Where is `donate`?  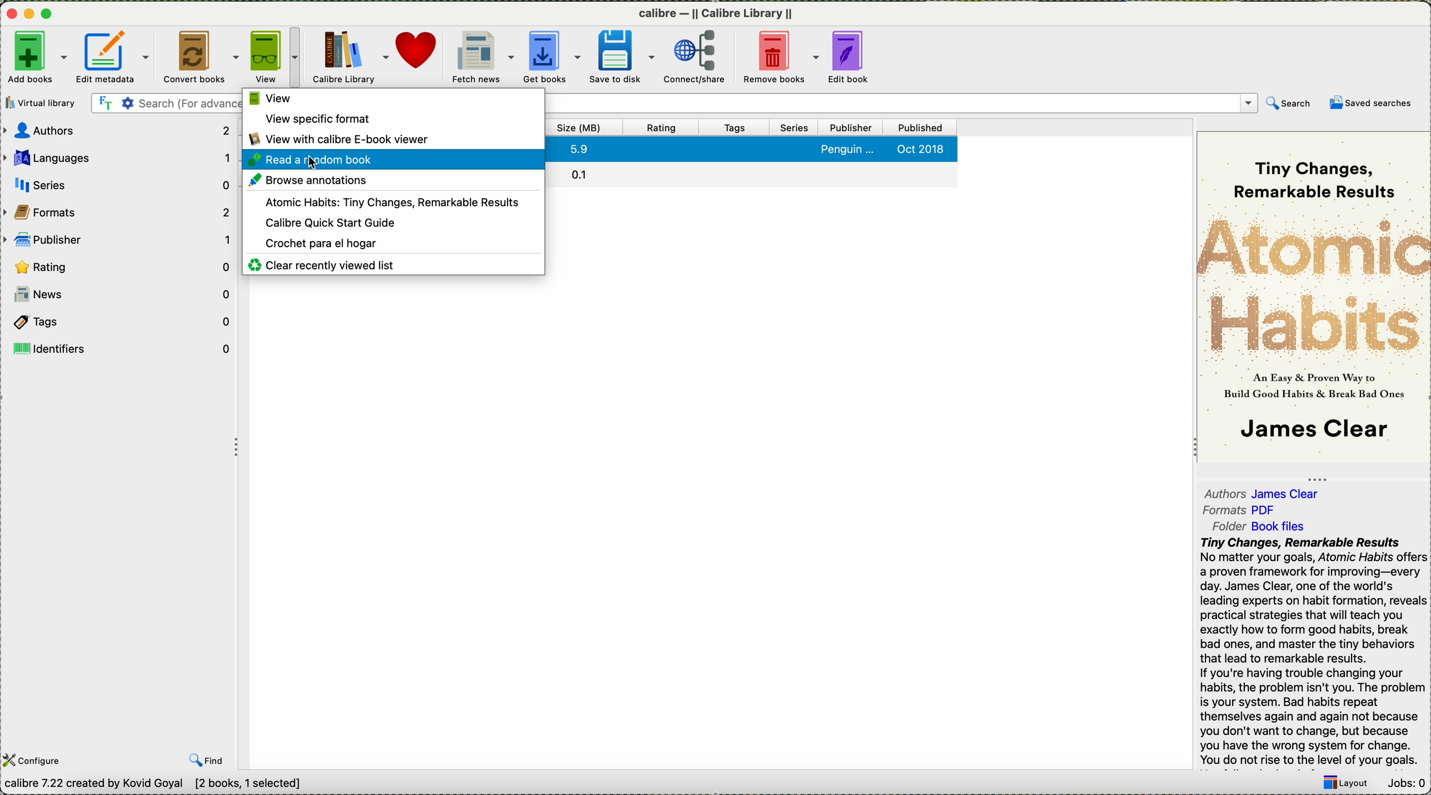 donate is located at coordinates (418, 56).